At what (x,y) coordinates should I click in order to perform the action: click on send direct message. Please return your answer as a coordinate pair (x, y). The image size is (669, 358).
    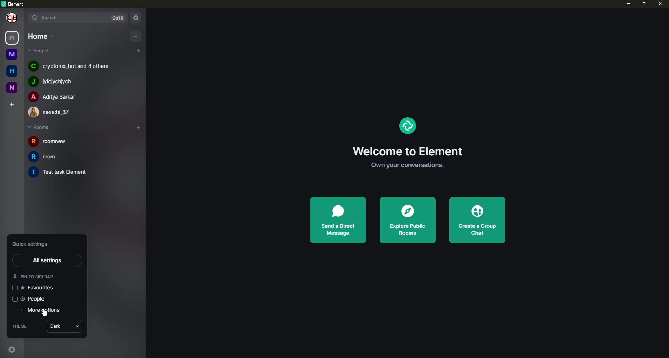
    Looking at the image, I should click on (338, 219).